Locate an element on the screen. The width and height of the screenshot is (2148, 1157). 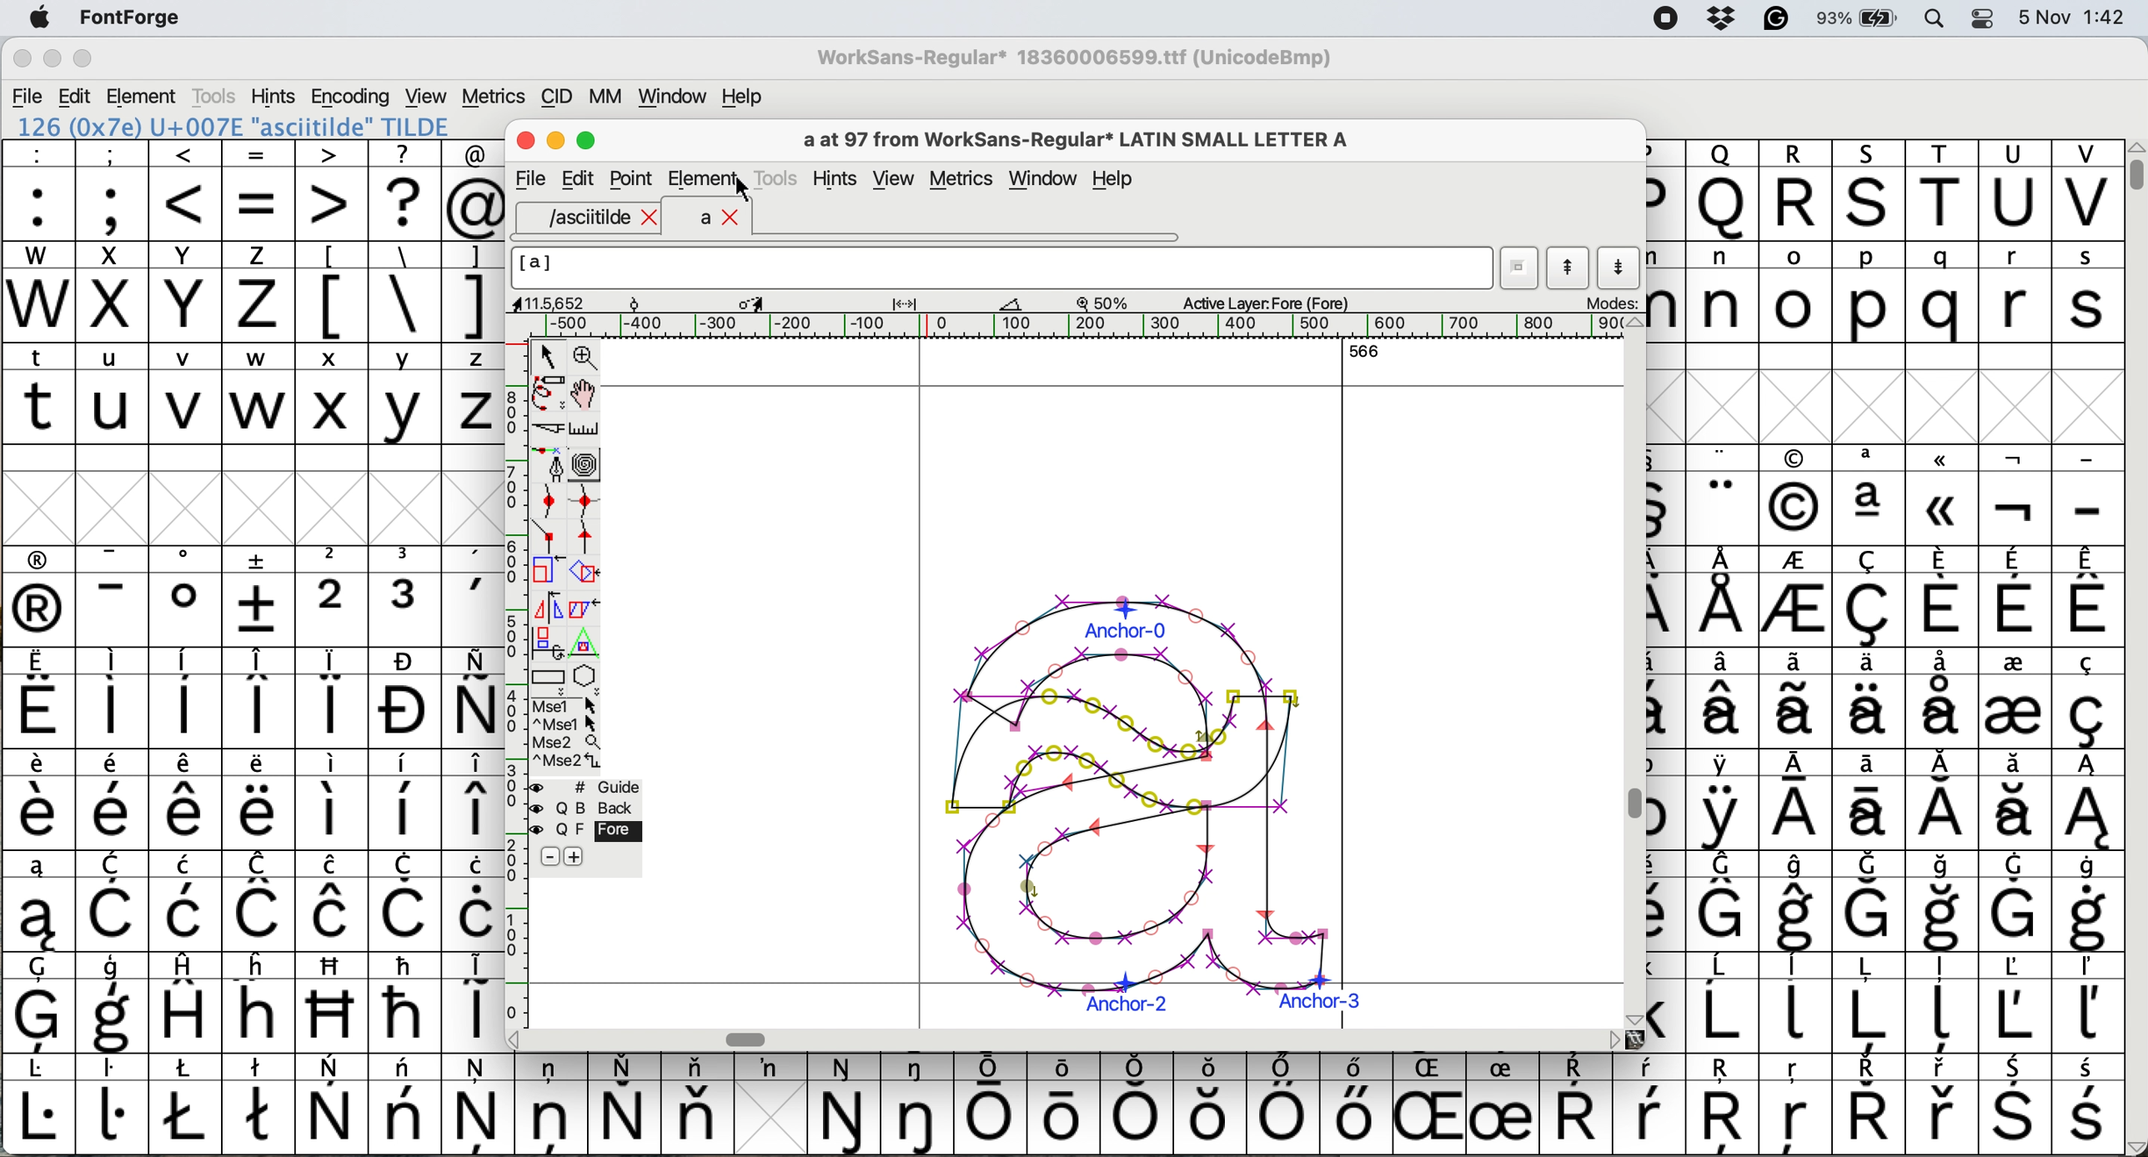
symbol is located at coordinates (1868, 1002).